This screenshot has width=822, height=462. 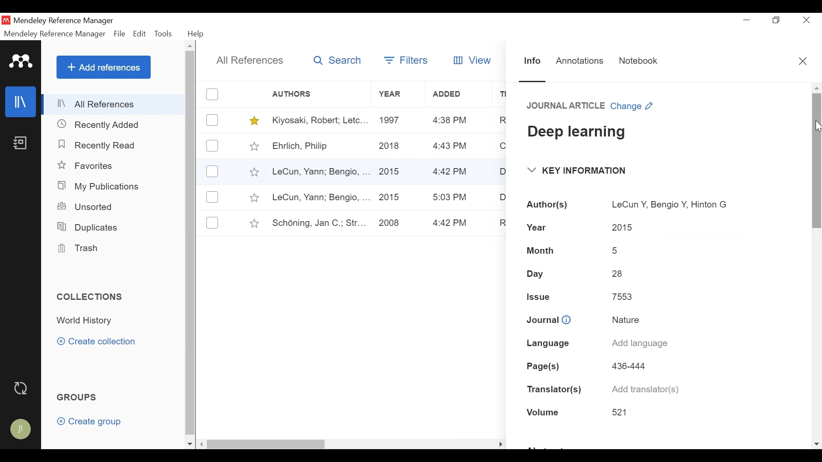 What do you see at coordinates (622, 412) in the screenshot?
I see `521` at bounding box center [622, 412].